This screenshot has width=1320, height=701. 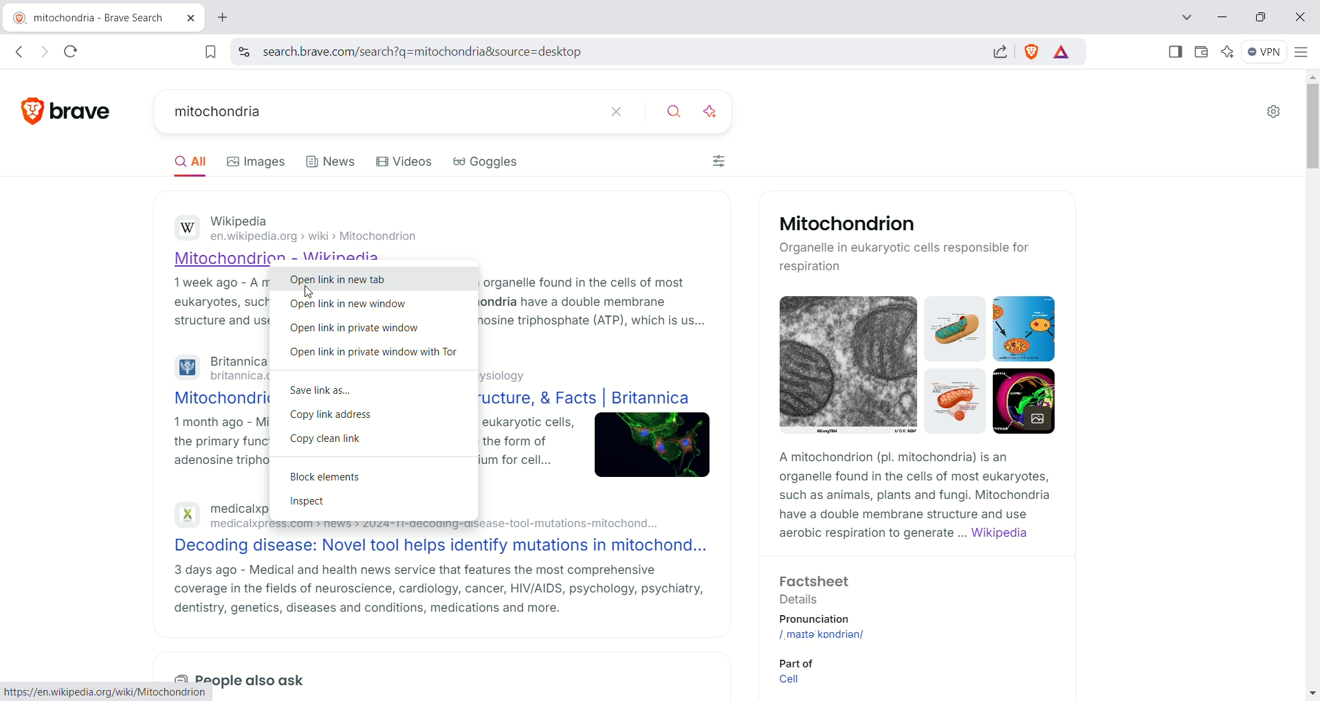 What do you see at coordinates (313, 501) in the screenshot?
I see `inspect` at bounding box center [313, 501].